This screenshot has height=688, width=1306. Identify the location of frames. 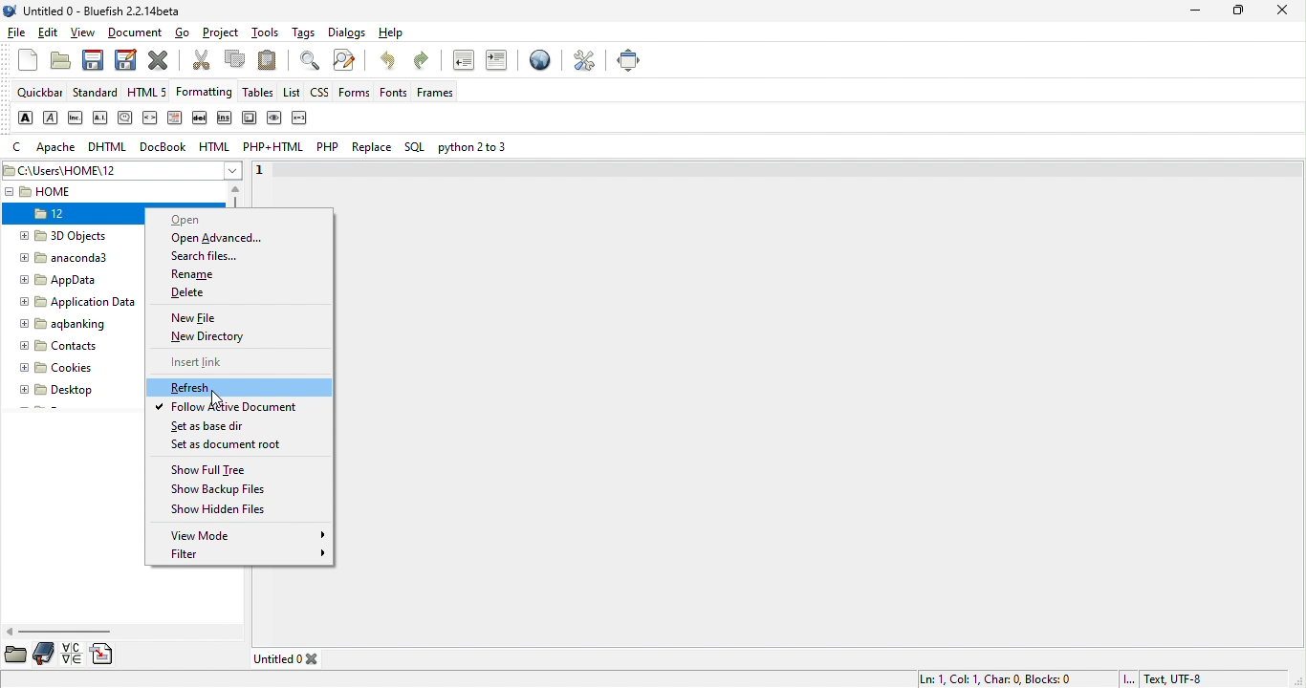
(442, 92).